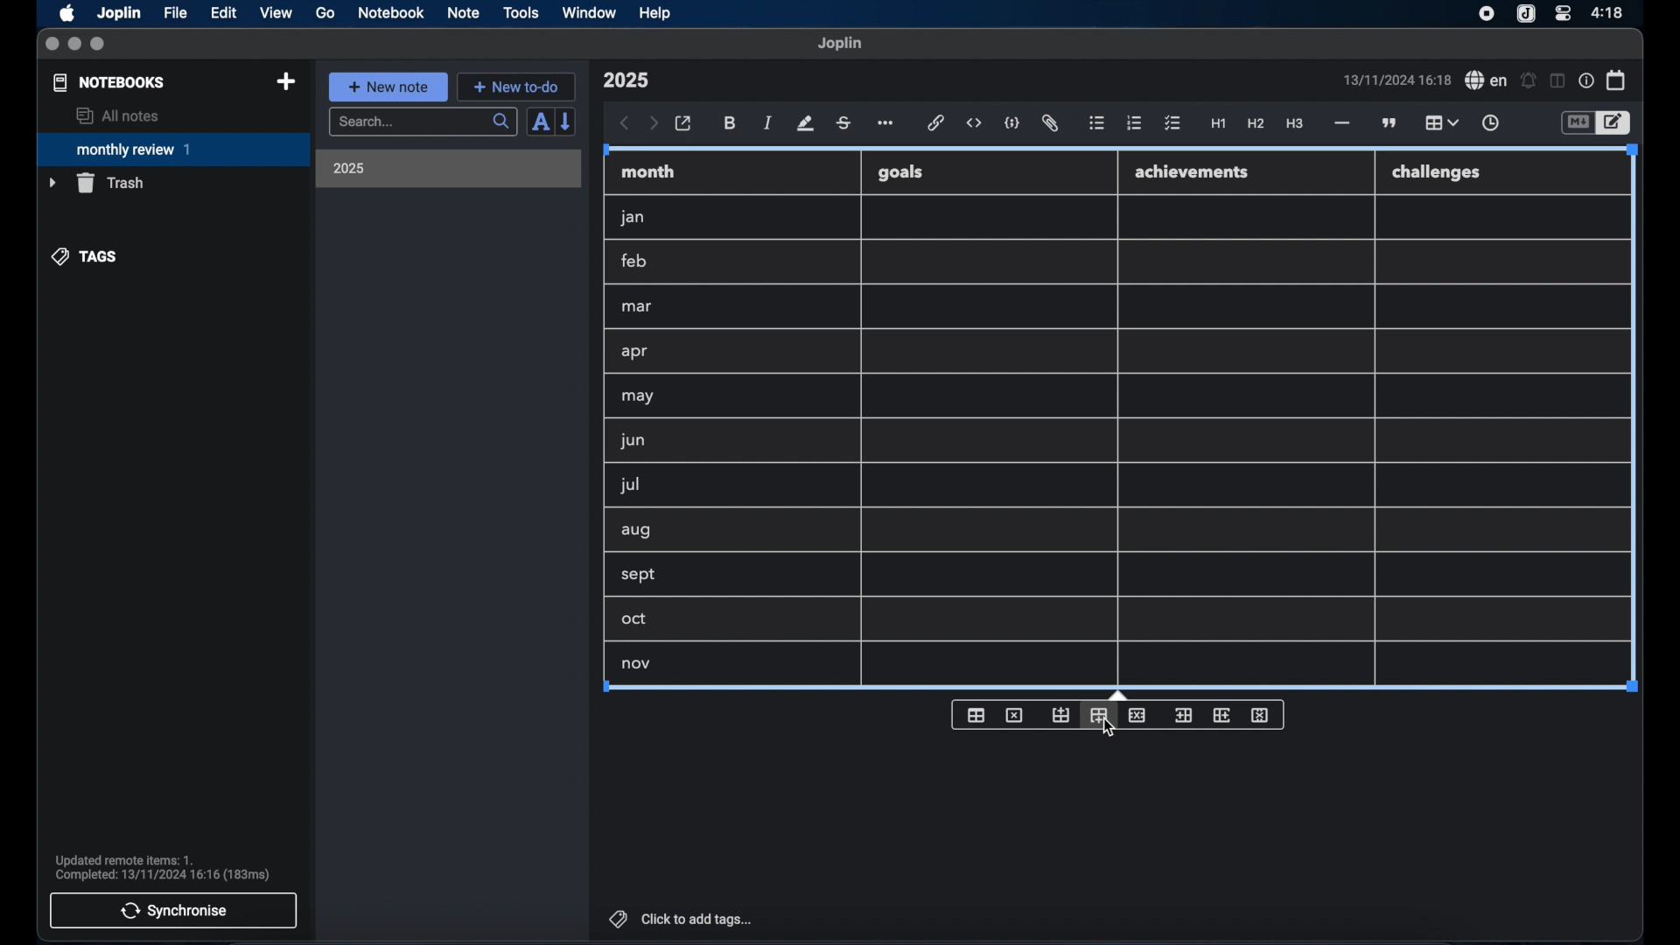 This screenshot has height=945, width=1680. Describe the element at coordinates (1529, 81) in the screenshot. I see `set alarm` at that location.